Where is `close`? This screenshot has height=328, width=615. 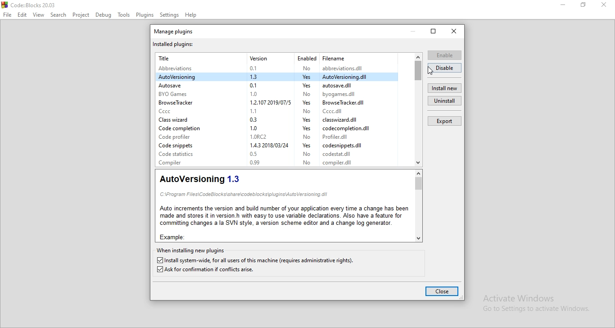 close is located at coordinates (603, 5).